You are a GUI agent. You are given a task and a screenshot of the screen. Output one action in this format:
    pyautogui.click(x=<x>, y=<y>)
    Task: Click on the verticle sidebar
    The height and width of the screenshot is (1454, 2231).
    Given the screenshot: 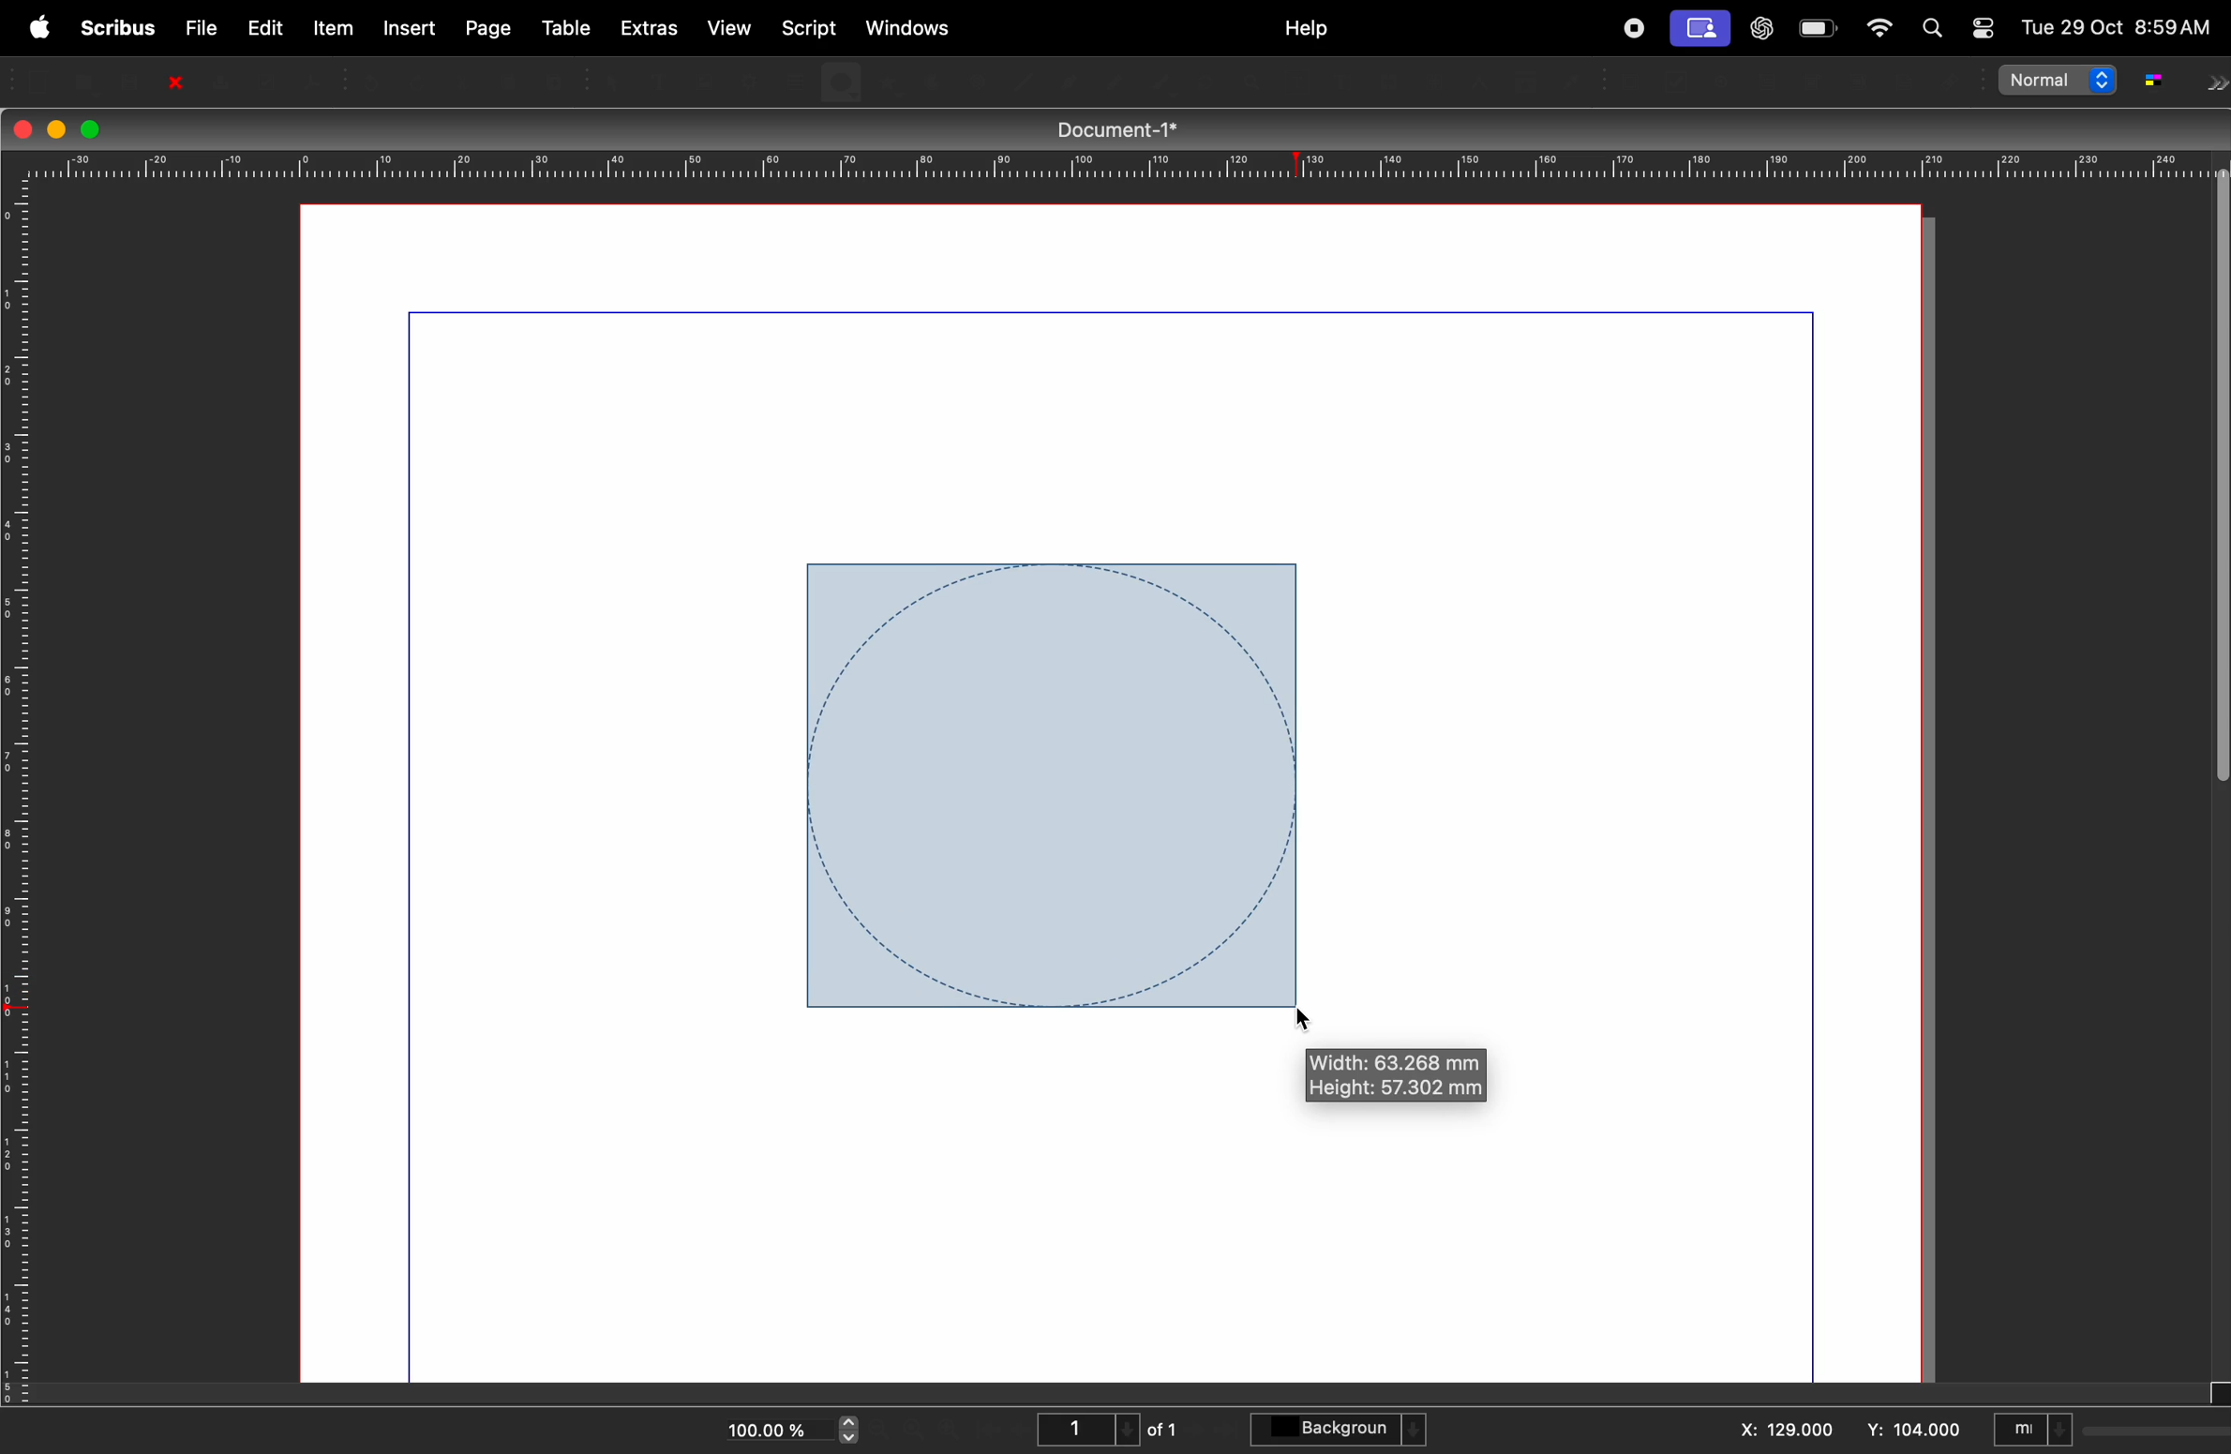 What is the action you would take?
    pyautogui.click(x=2210, y=515)
    